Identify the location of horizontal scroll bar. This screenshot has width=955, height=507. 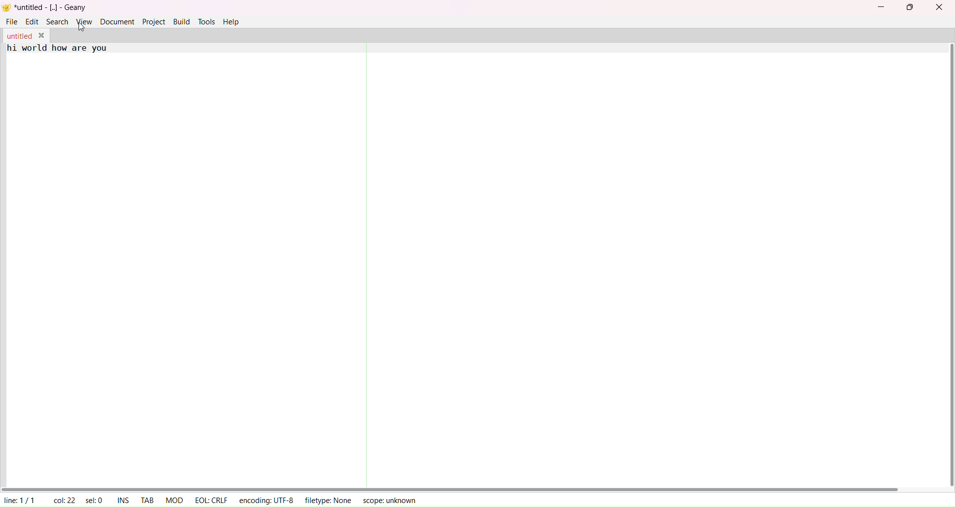
(451, 488).